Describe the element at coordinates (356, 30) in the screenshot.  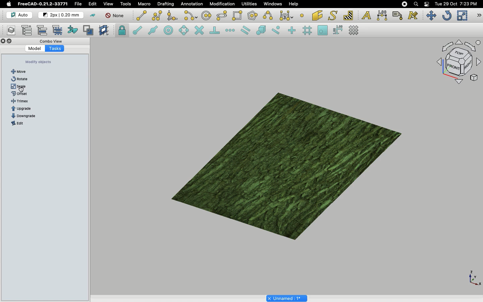
I see `Toggle grid` at that location.